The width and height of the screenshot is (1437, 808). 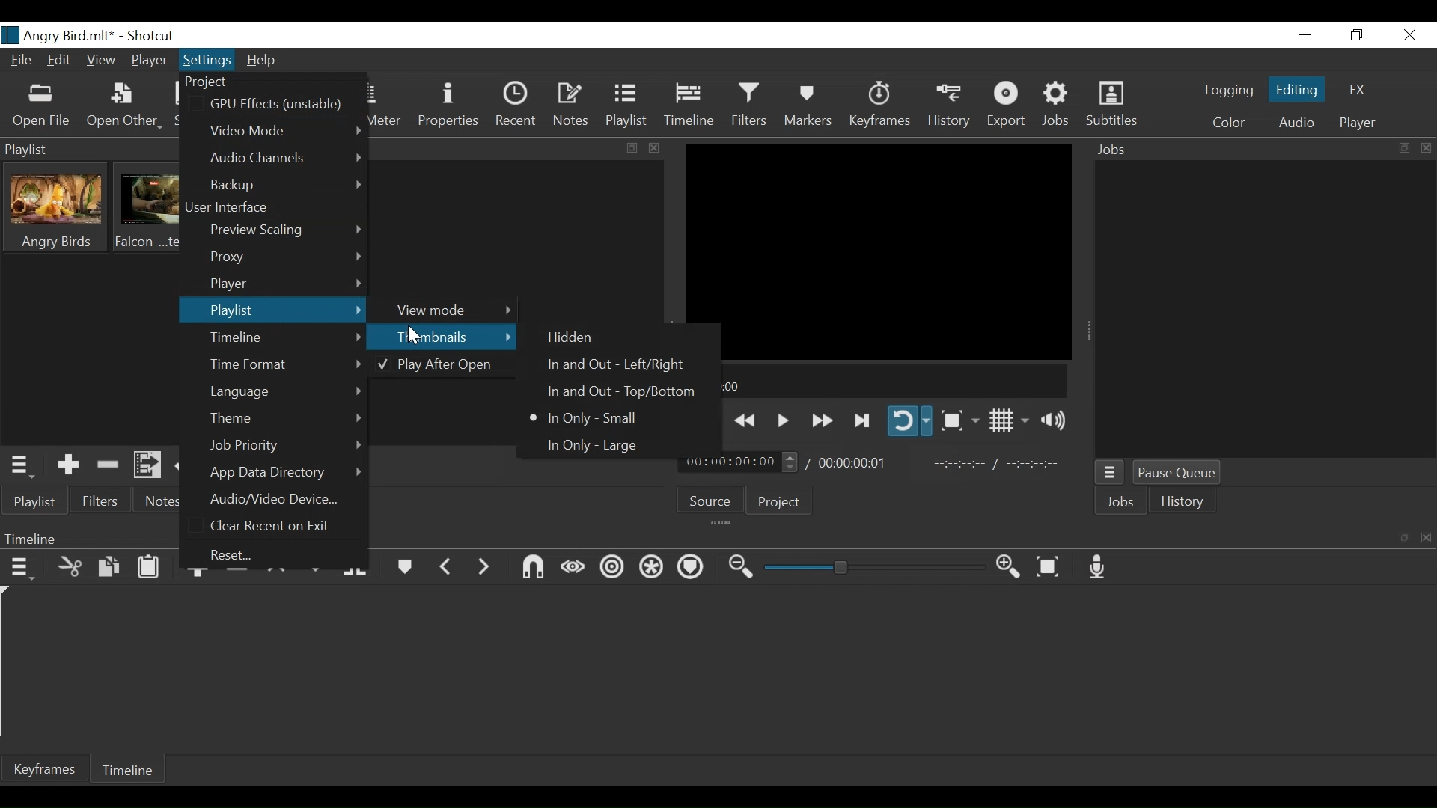 What do you see at coordinates (446, 570) in the screenshot?
I see `Previous marker` at bounding box center [446, 570].